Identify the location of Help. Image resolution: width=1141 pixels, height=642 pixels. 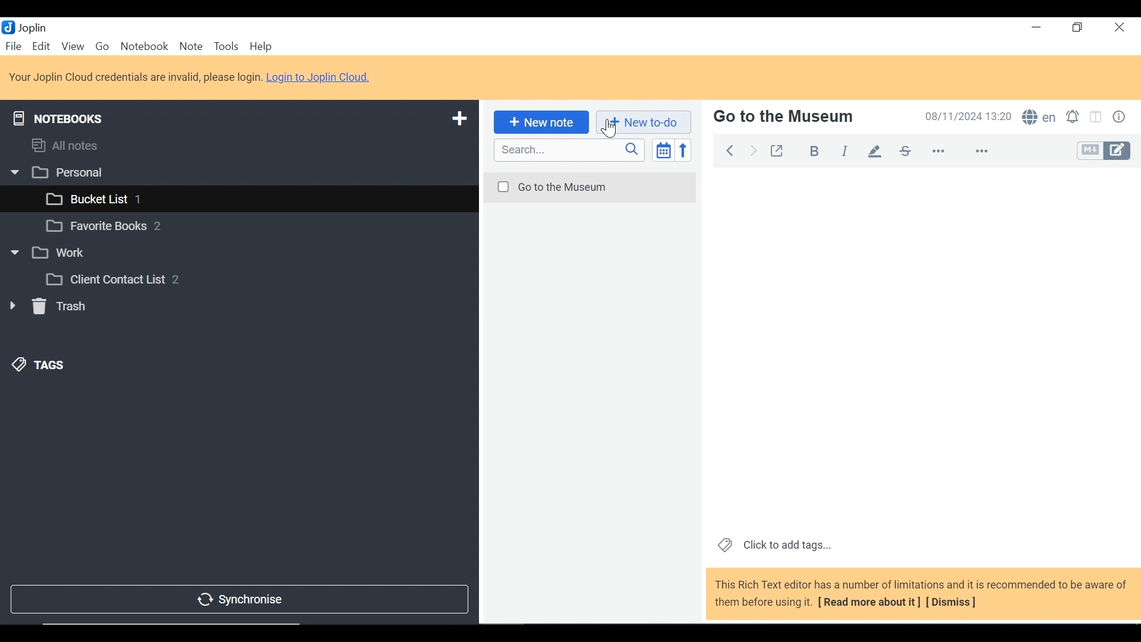
(261, 47).